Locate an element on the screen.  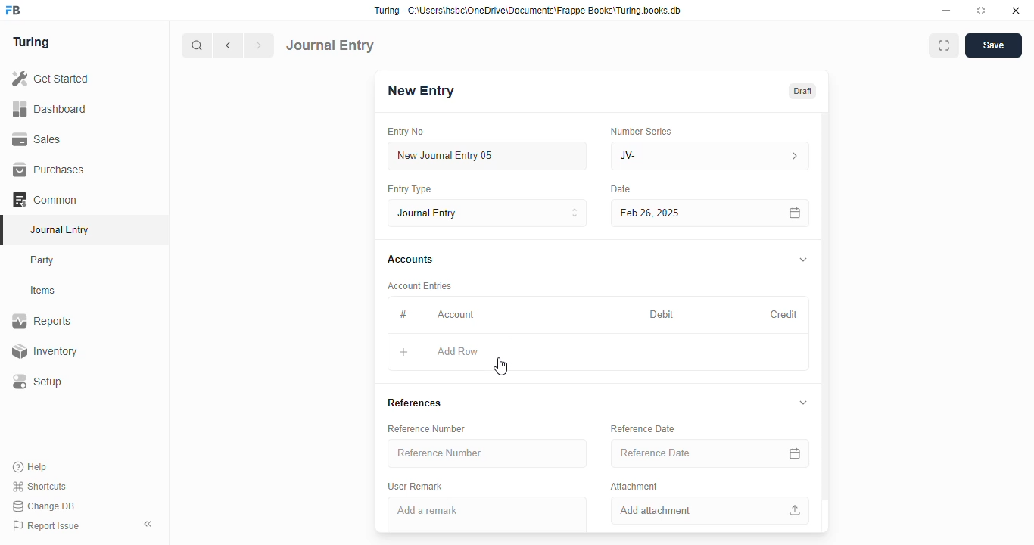
common is located at coordinates (46, 200).